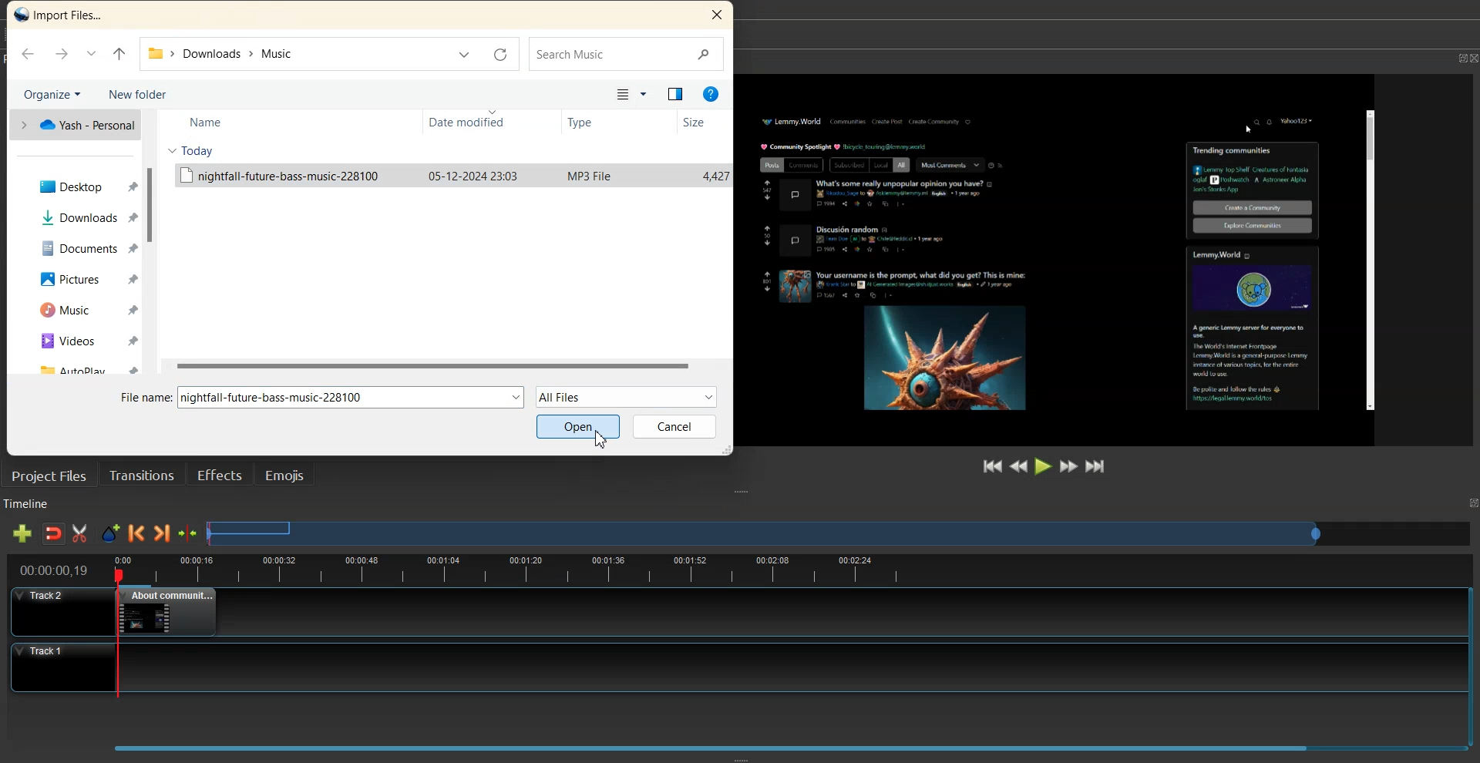  I want to click on , so click(1371, 263).